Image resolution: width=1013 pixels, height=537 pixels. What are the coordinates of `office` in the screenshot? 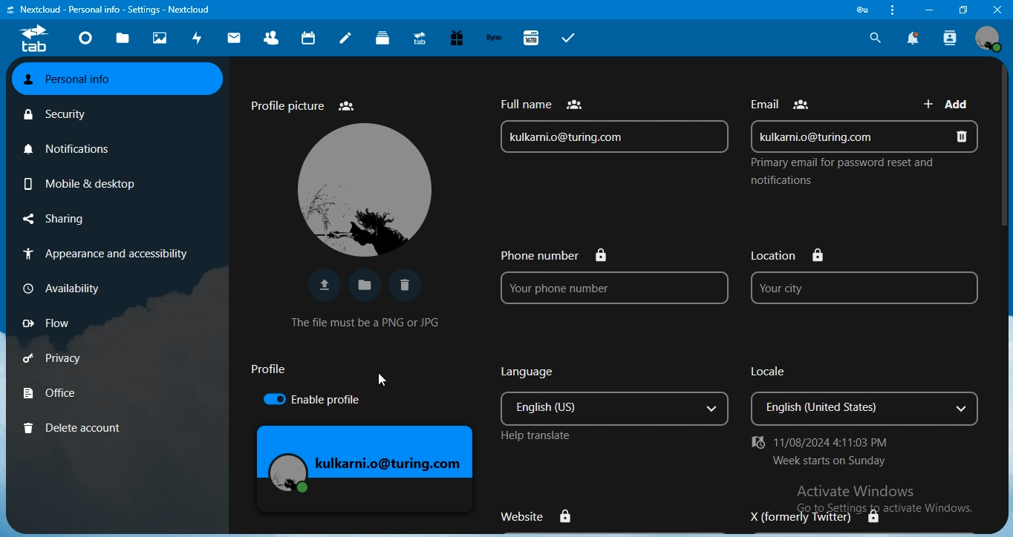 It's located at (52, 392).